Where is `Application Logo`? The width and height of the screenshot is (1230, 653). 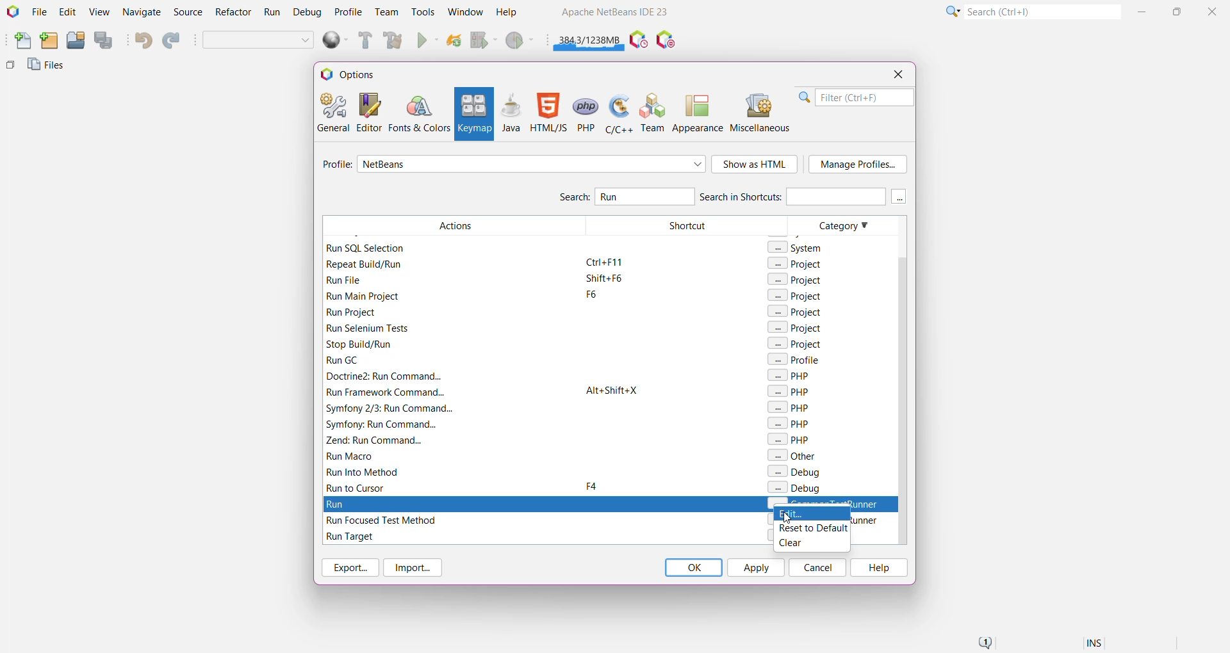
Application Logo is located at coordinates (12, 12).